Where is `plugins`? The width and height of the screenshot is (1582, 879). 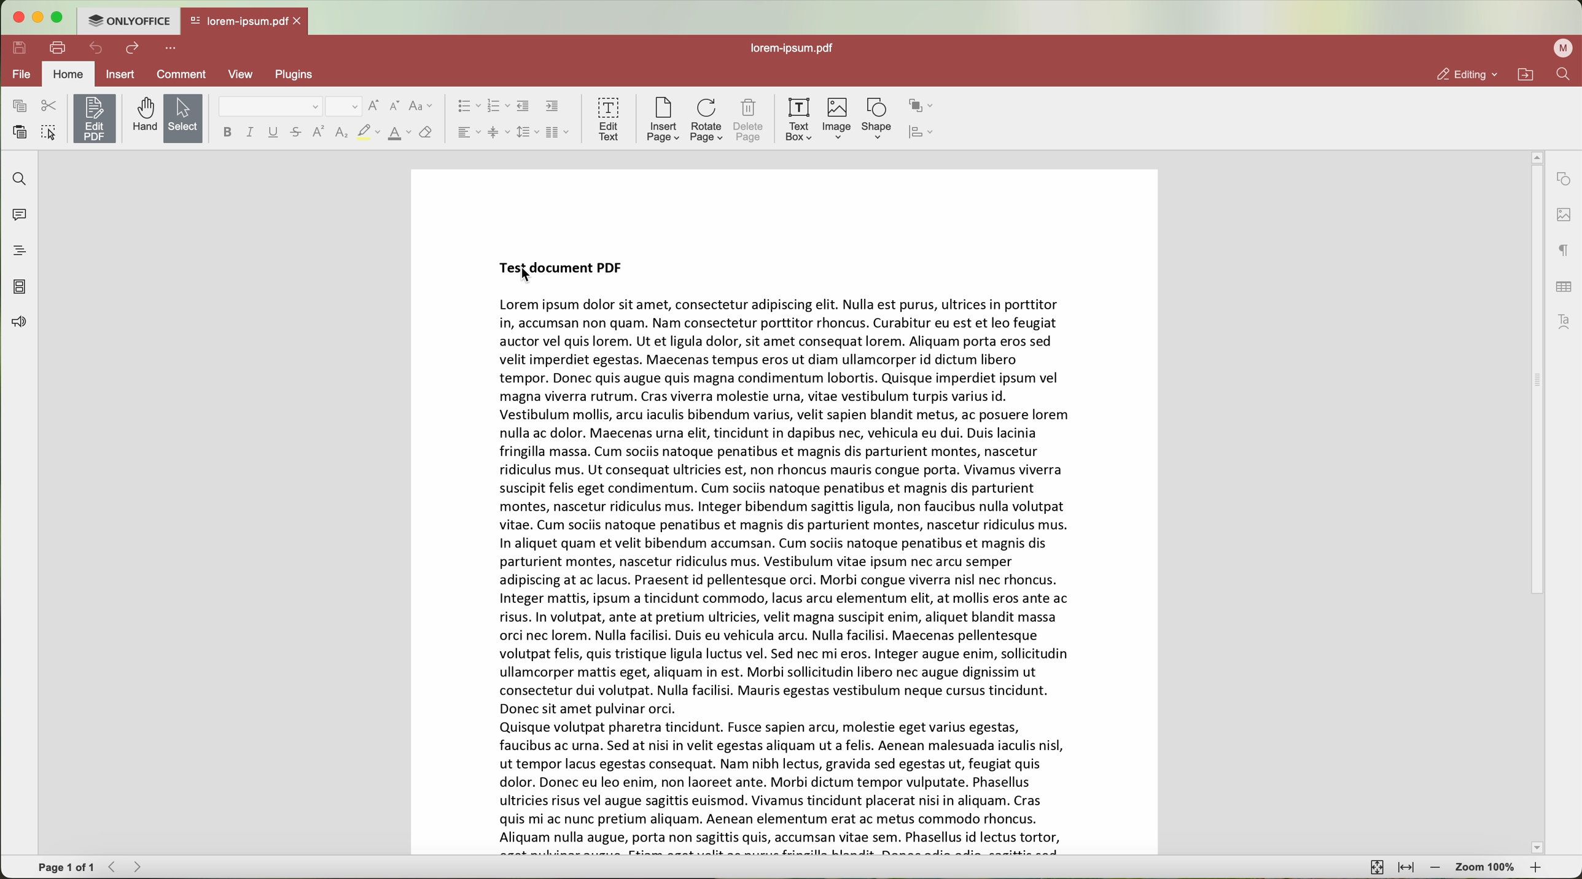 plugins is located at coordinates (297, 76).